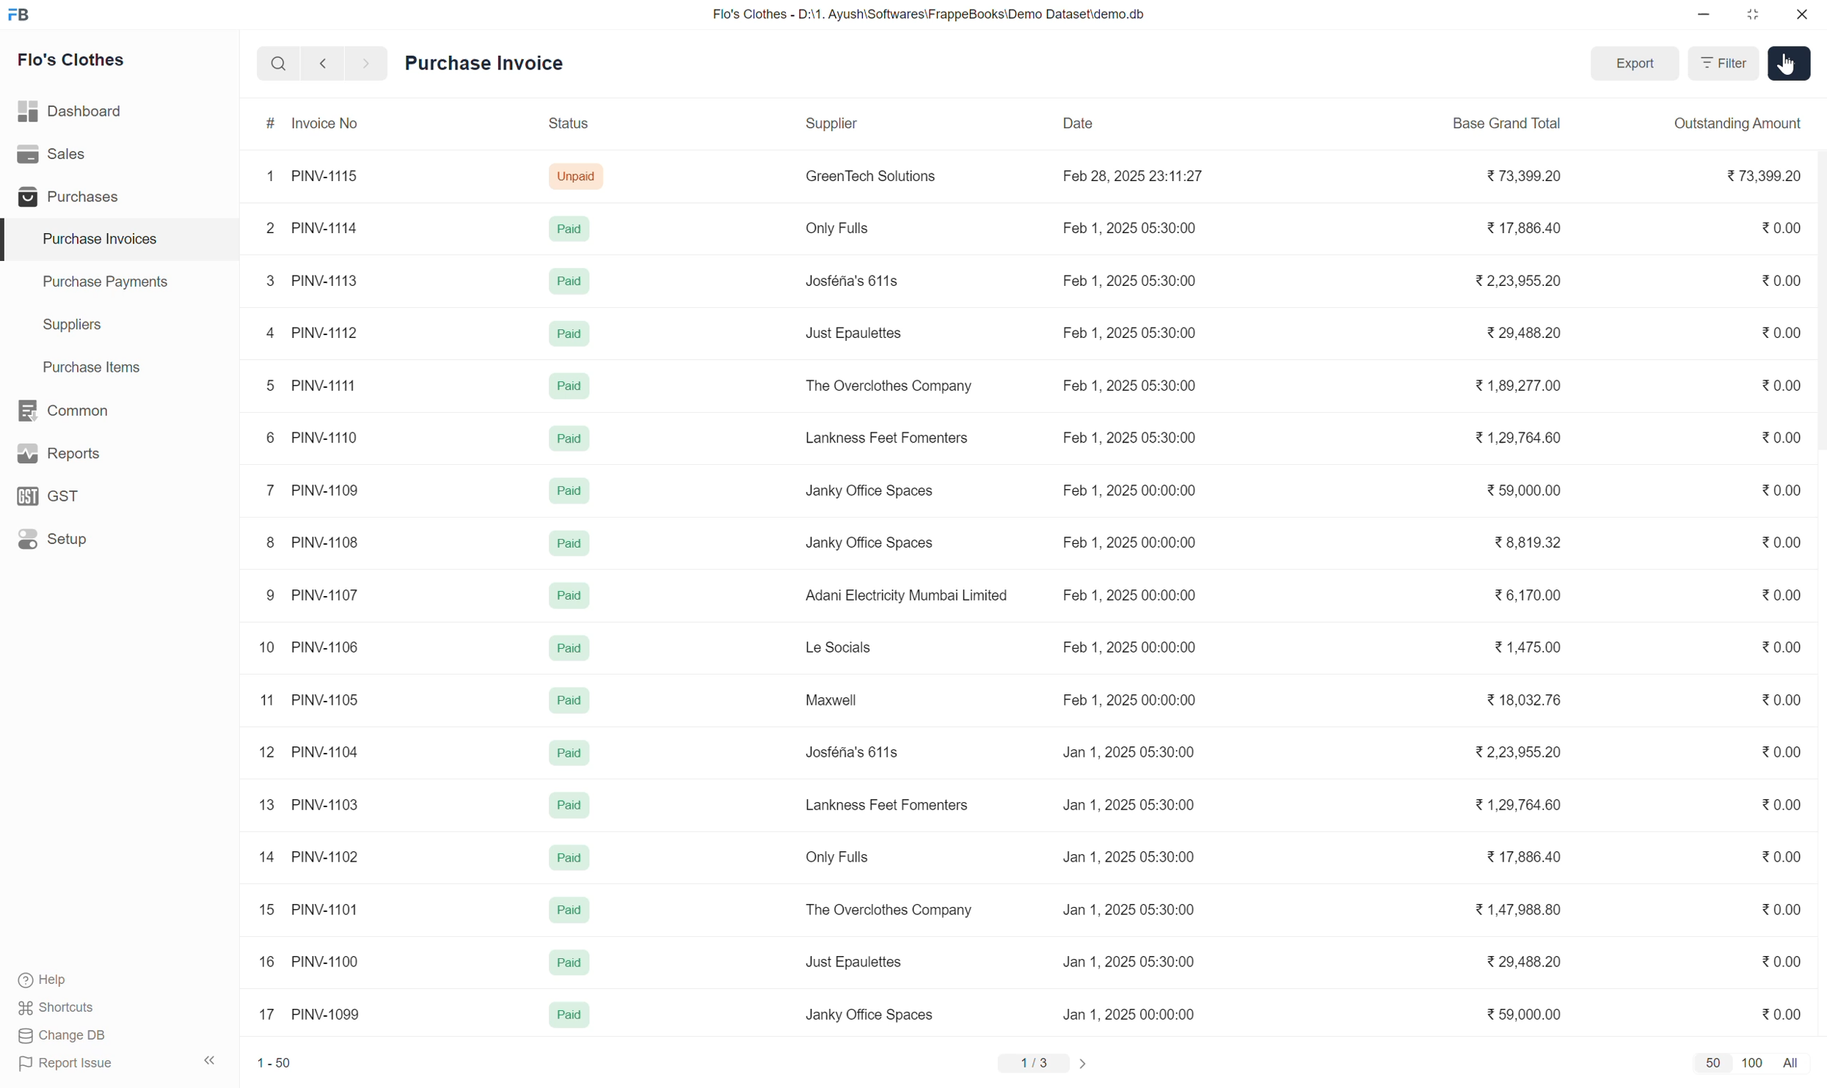 The image size is (1827, 1088). What do you see at coordinates (564, 649) in the screenshot?
I see `Paid` at bounding box center [564, 649].